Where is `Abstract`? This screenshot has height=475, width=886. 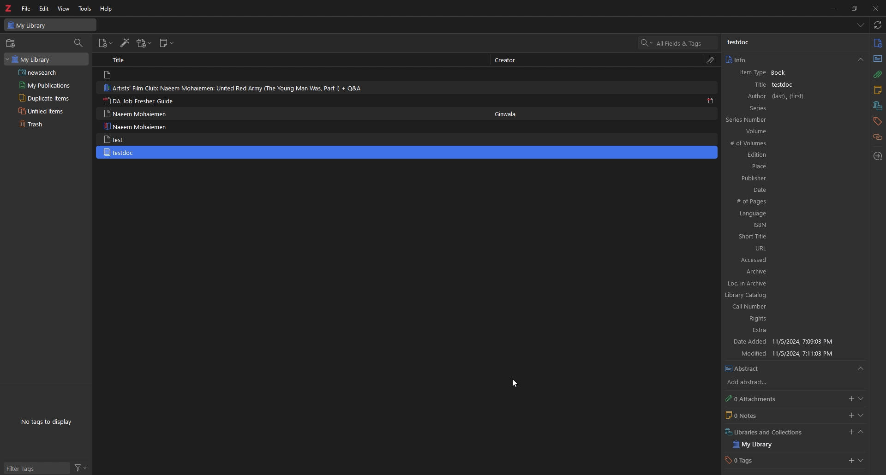 Abstract is located at coordinates (795, 369).